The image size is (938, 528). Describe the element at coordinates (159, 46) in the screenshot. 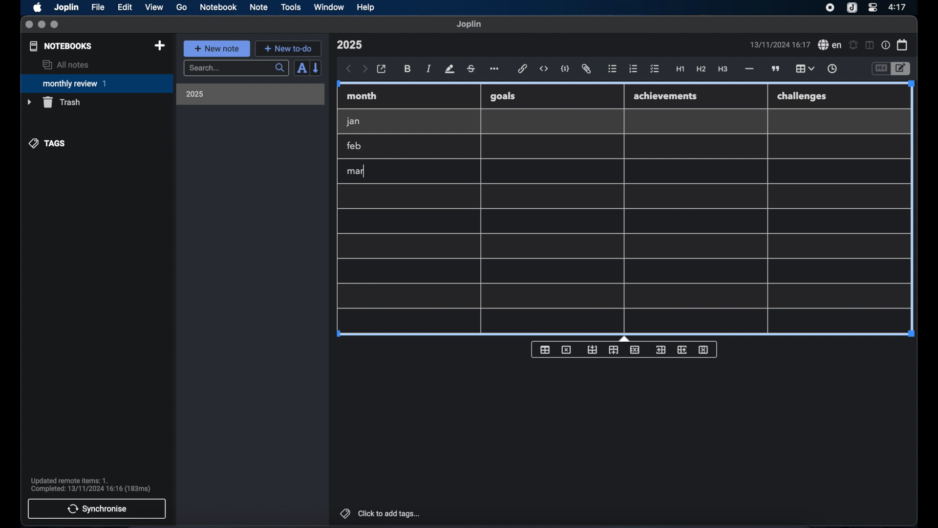

I see `new notebook` at that location.